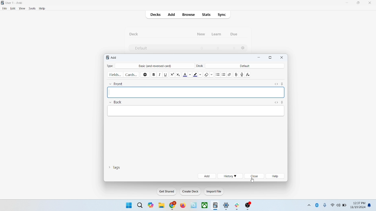 This screenshot has height=211, width=376. Describe the element at coordinates (199, 74) in the screenshot. I see `text highlight color` at that location.